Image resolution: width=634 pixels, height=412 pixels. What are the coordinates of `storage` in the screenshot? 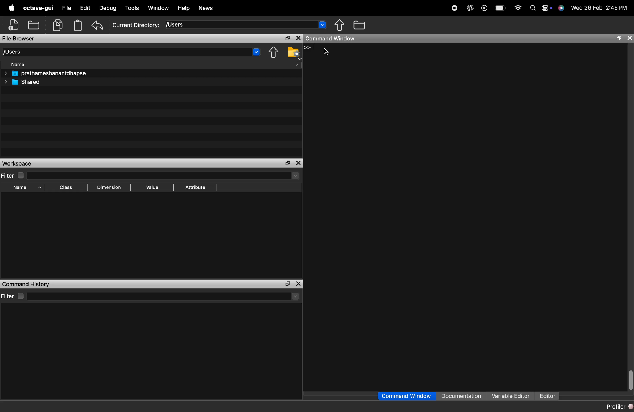 It's located at (79, 26).